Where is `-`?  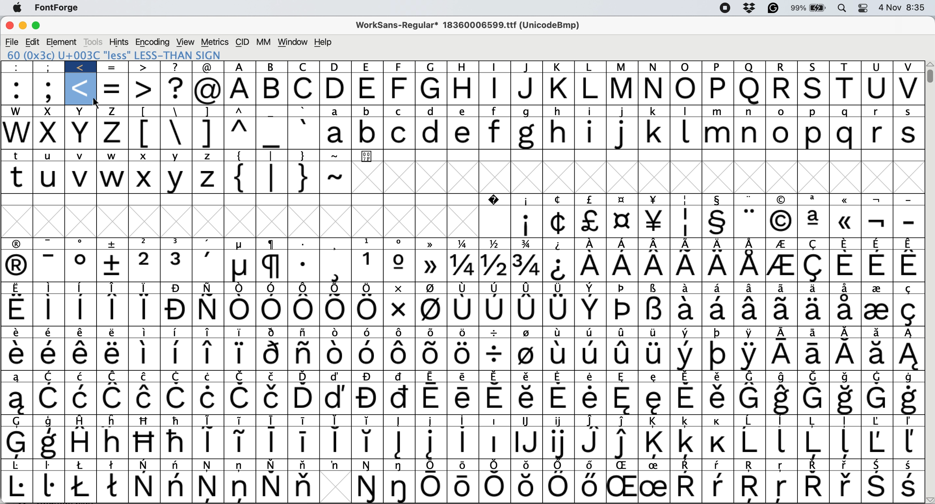
- is located at coordinates (909, 200).